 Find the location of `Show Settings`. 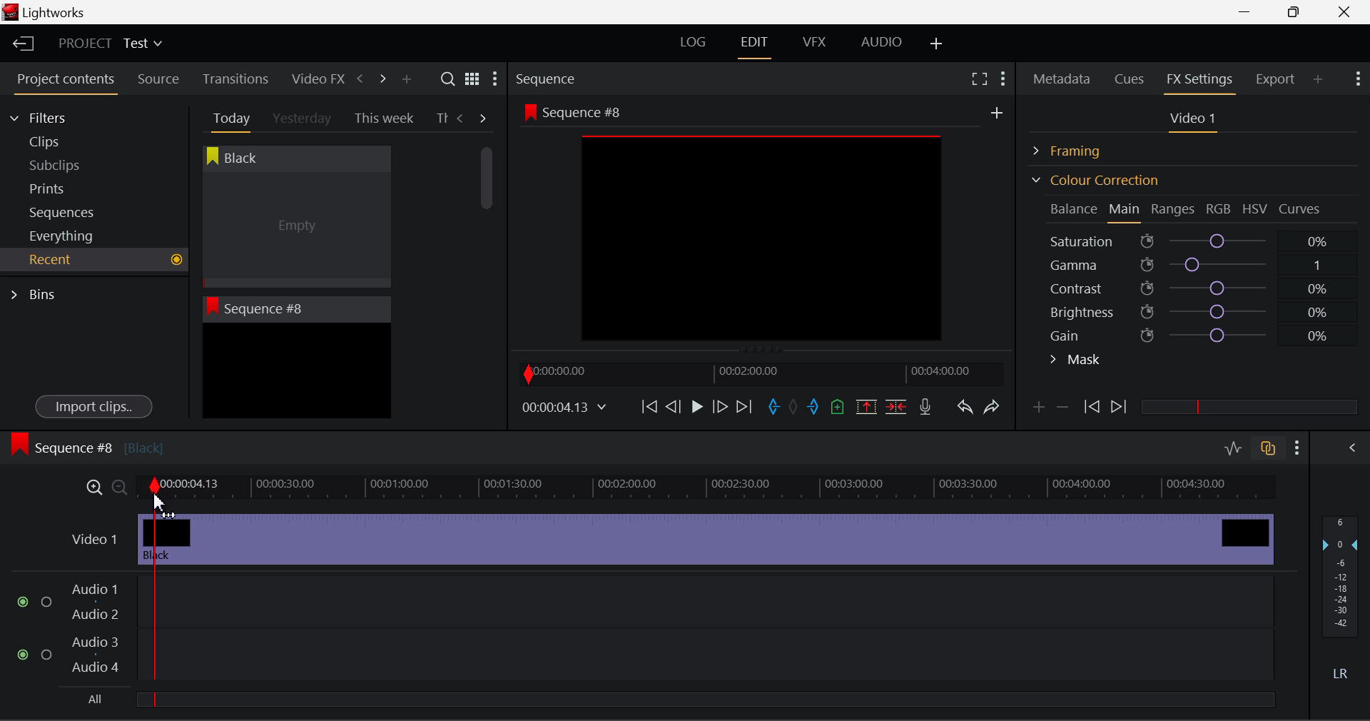

Show Settings is located at coordinates (1002, 76).